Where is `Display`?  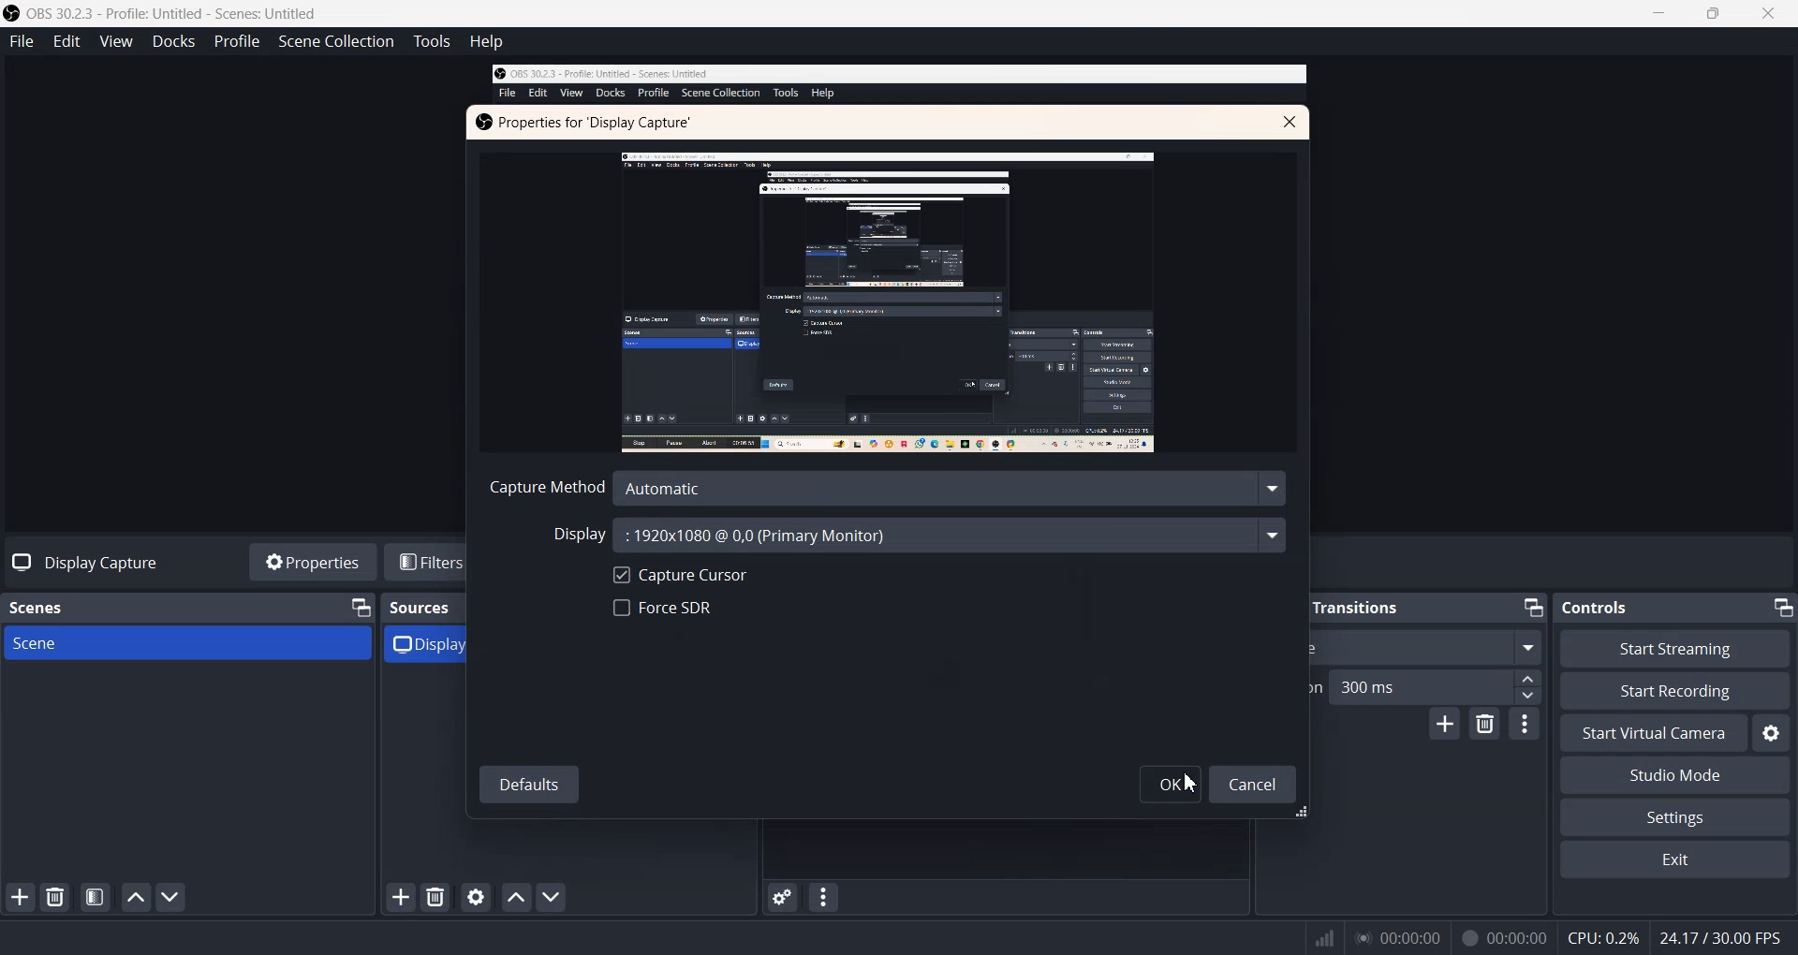 Display is located at coordinates (919, 535).